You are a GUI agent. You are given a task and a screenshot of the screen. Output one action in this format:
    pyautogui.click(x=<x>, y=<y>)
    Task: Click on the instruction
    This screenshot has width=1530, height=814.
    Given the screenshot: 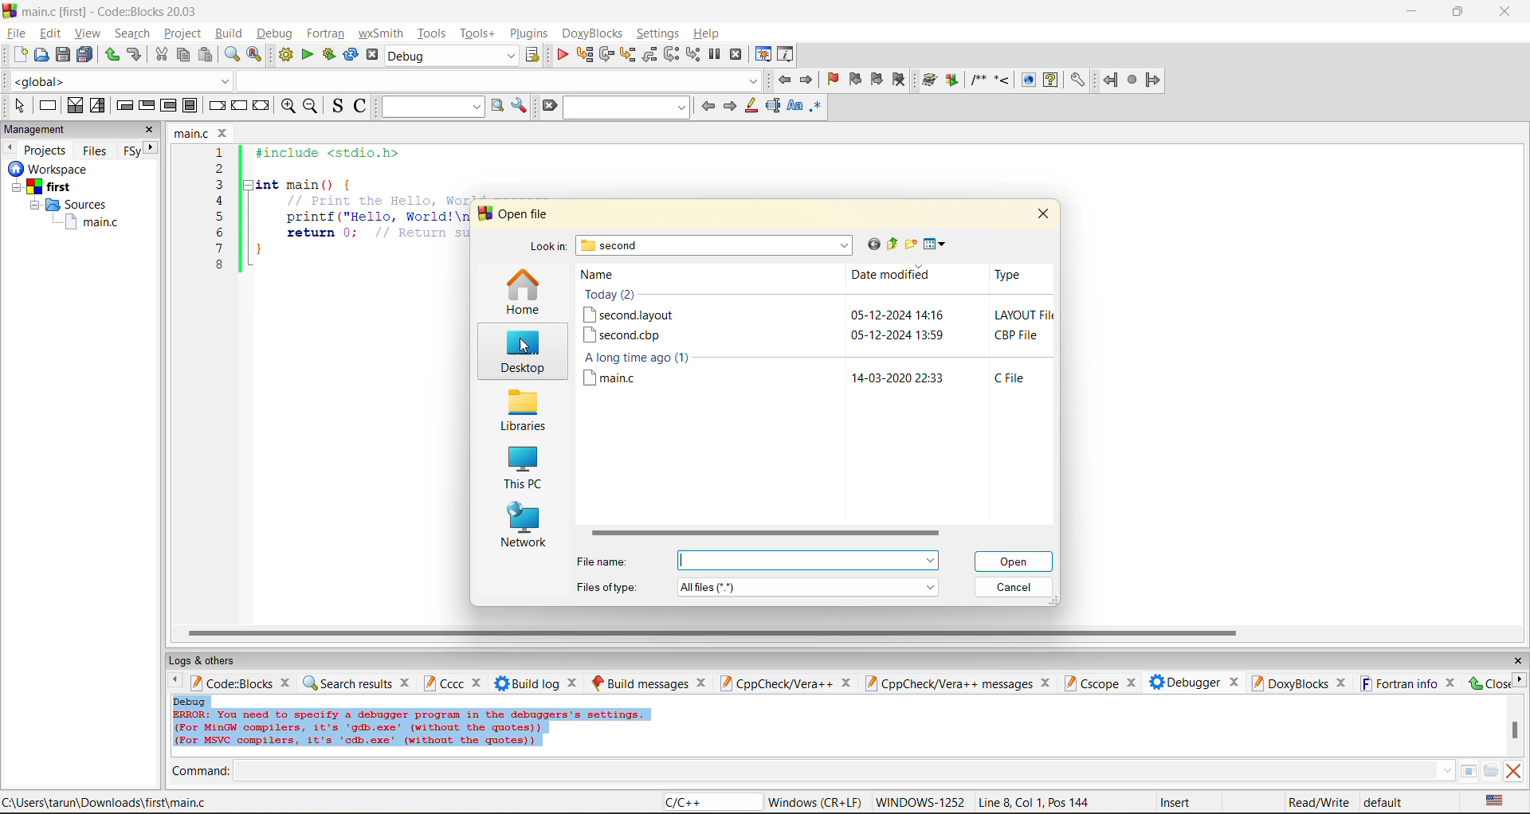 What is the action you would take?
    pyautogui.click(x=46, y=106)
    